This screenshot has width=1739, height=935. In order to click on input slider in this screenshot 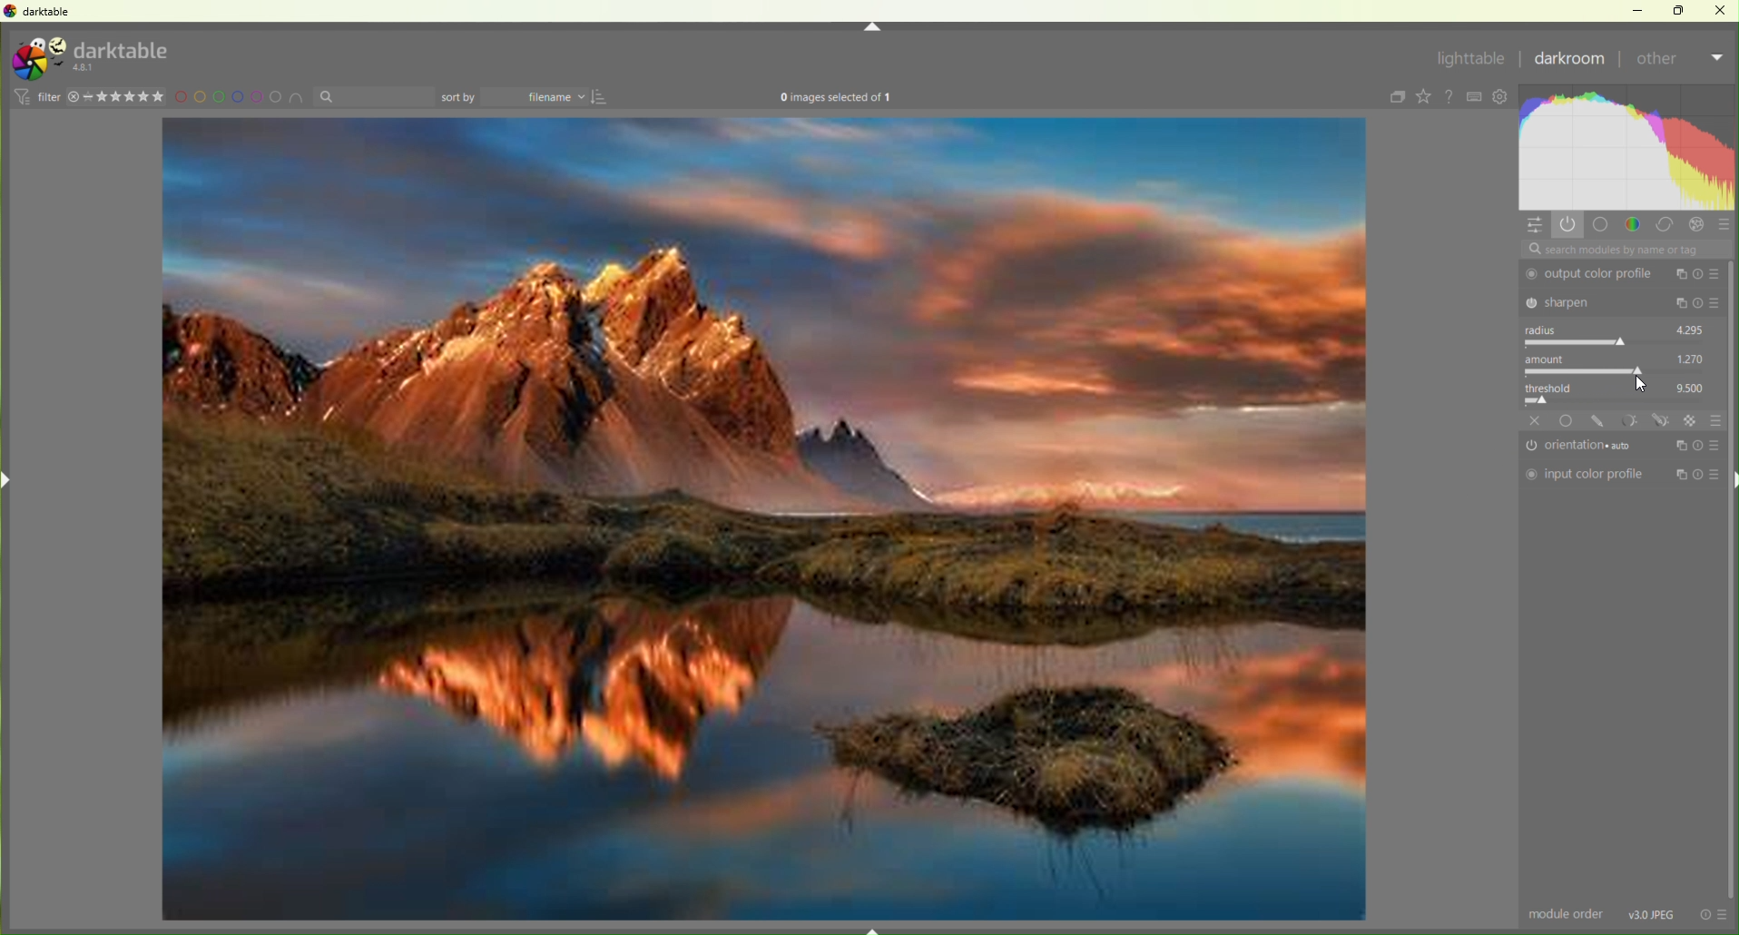, I will do `click(1620, 400)`.